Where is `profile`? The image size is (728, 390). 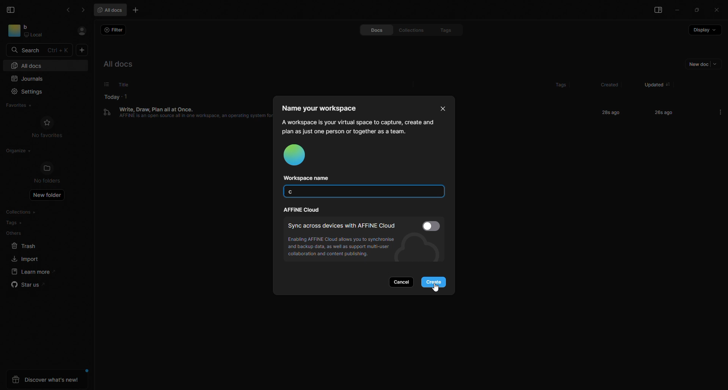
profile is located at coordinates (298, 156).